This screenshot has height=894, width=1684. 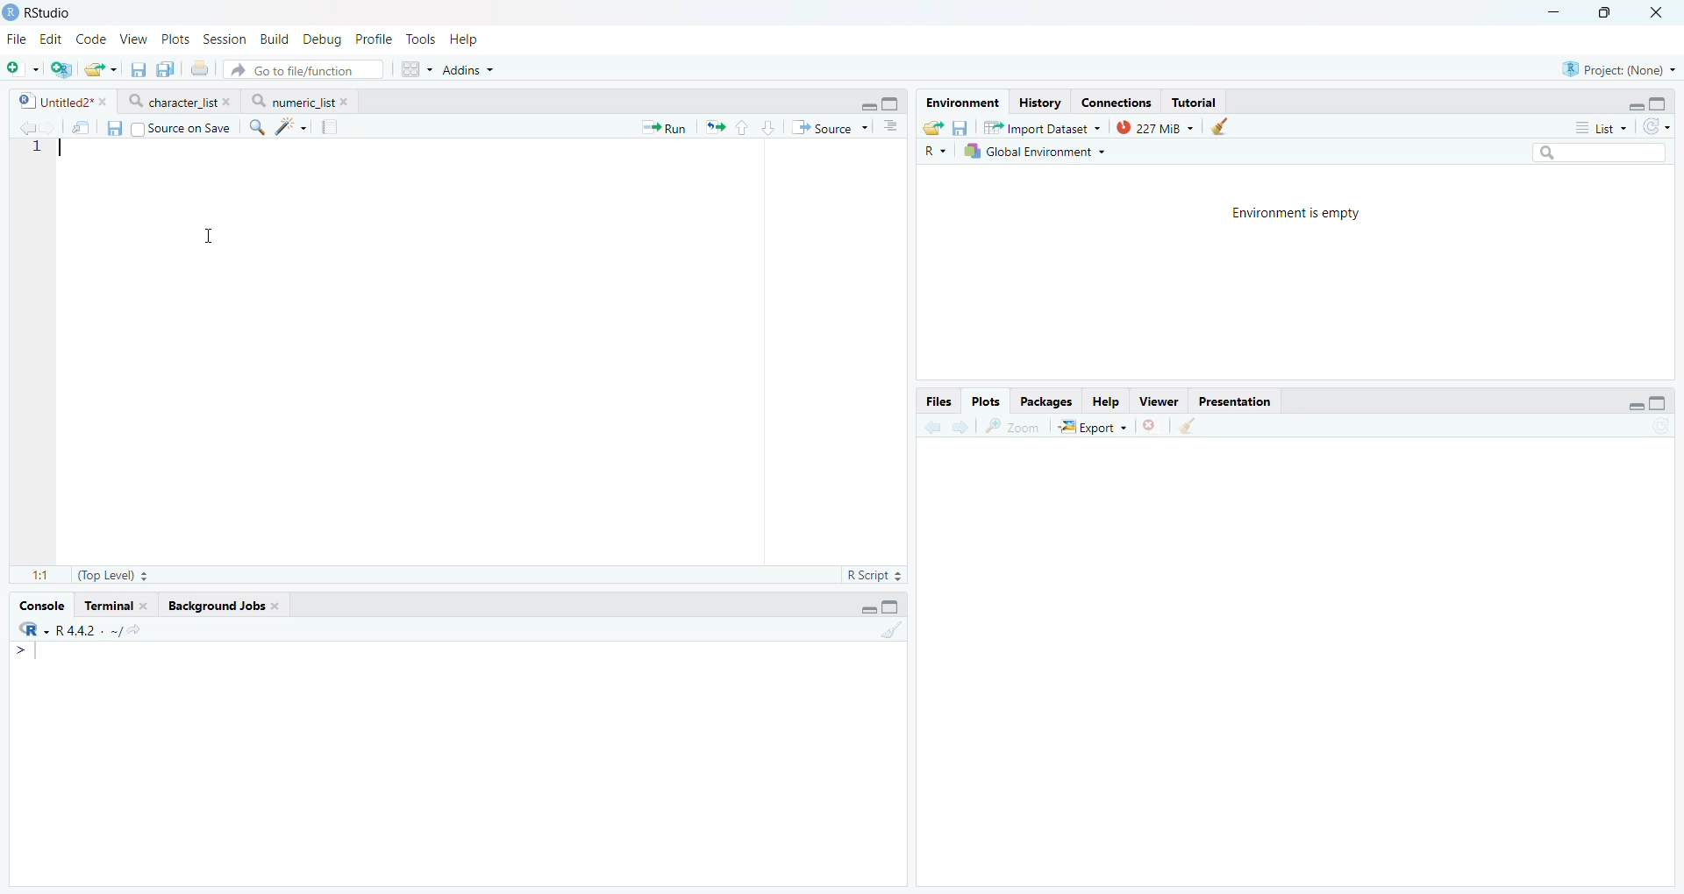 What do you see at coordinates (1295, 216) in the screenshot?
I see `Environment is empty` at bounding box center [1295, 216].